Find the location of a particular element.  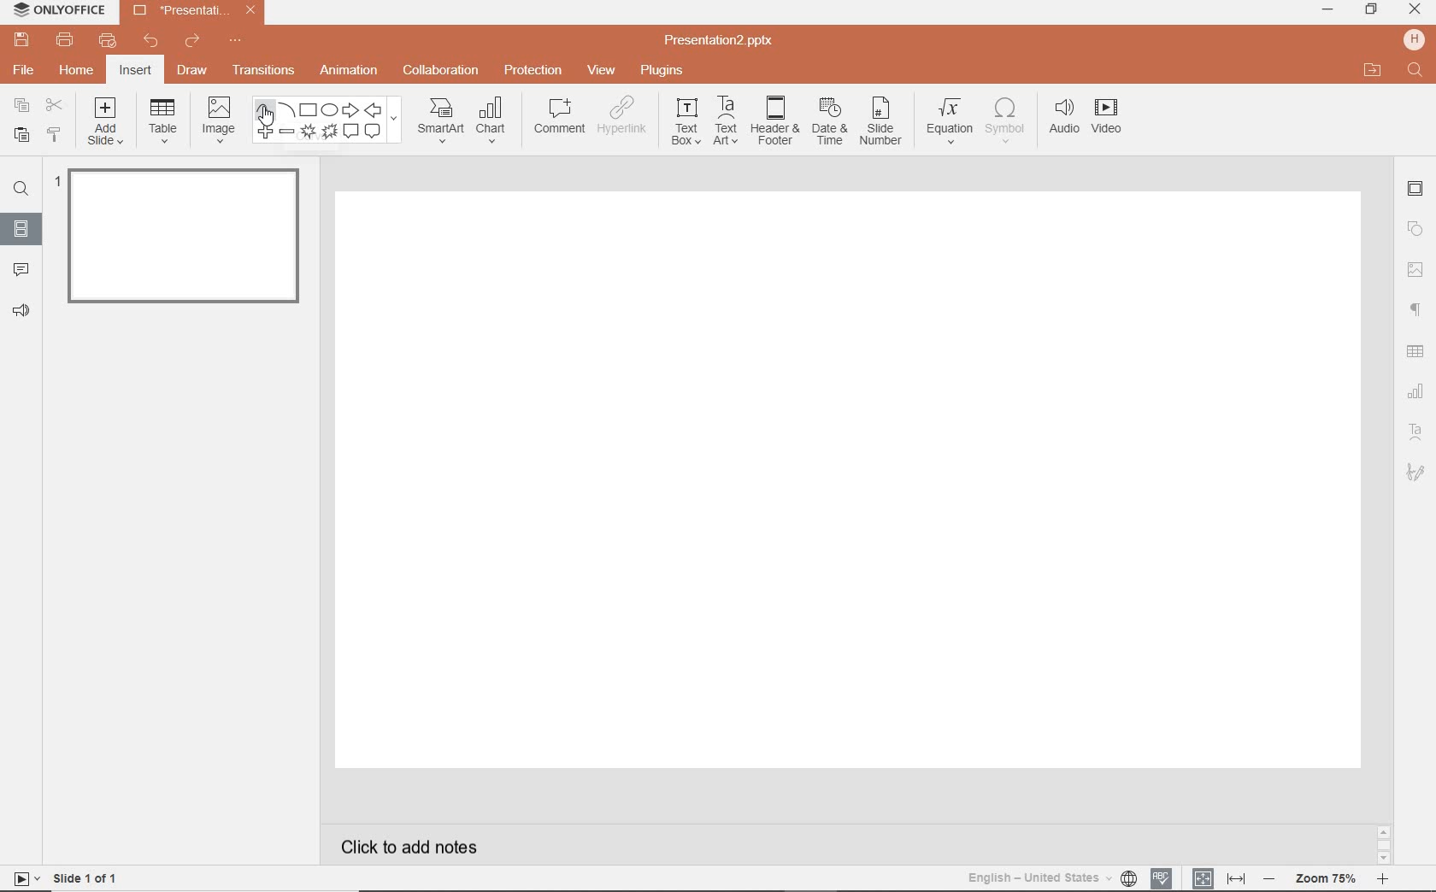

TEXT ART SETTINGS is located at coordinates (1417, 432).